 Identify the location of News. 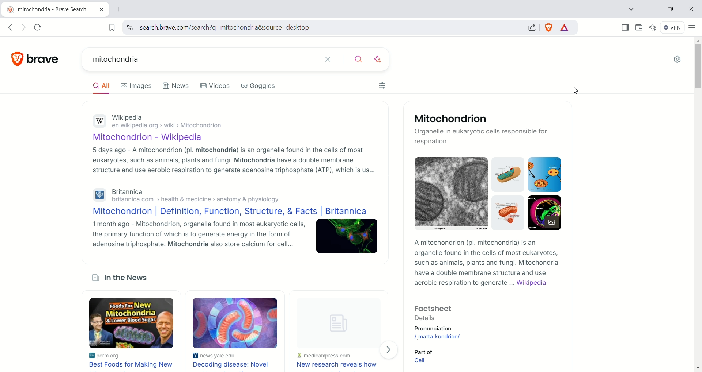
(176, 86).